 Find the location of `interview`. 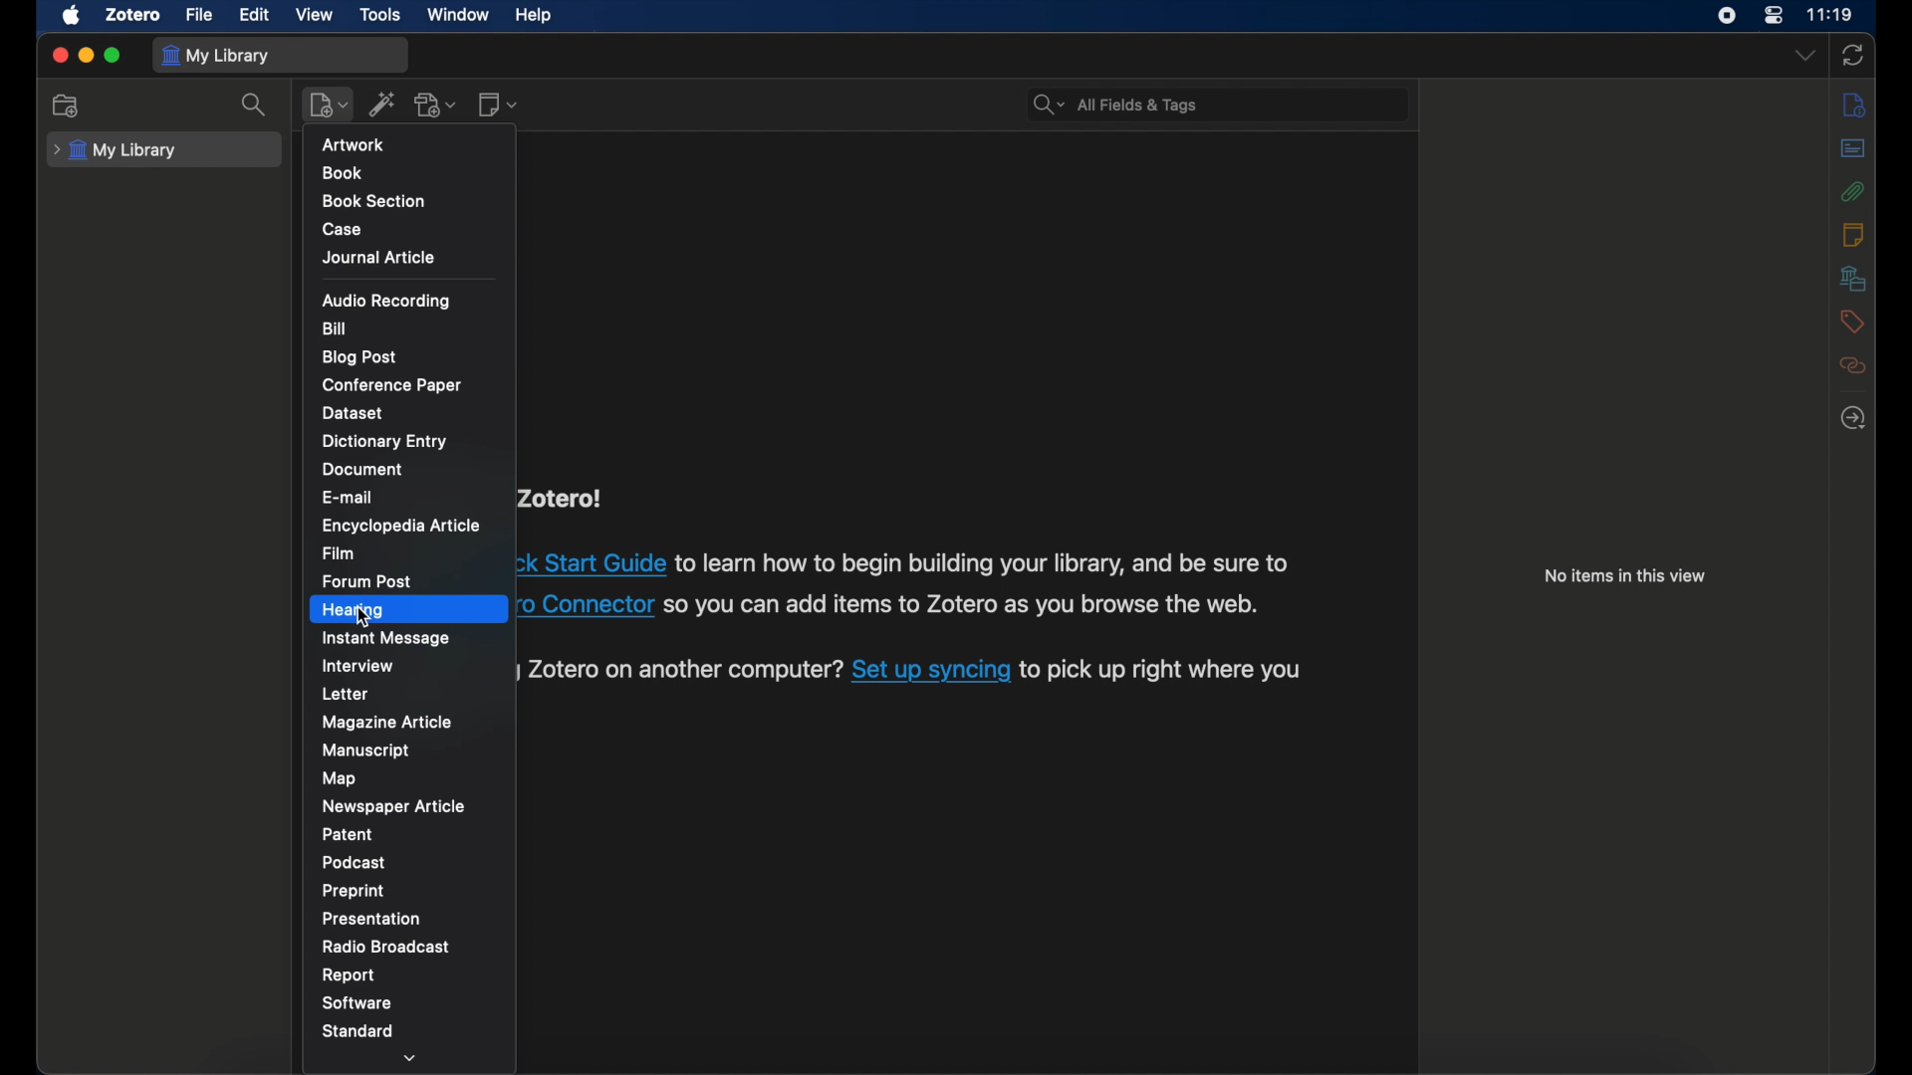

interview is located at coordinates (358, 665).